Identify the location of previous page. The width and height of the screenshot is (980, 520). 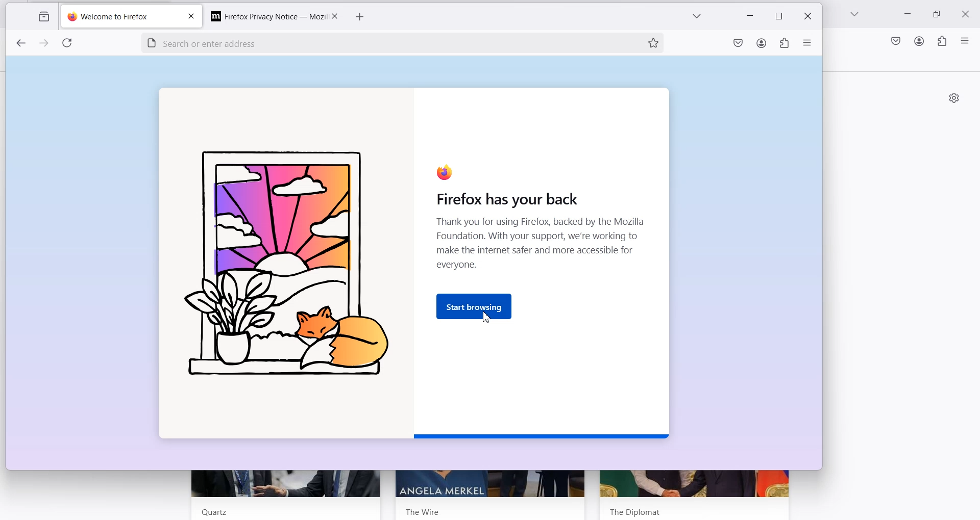
(20, 44).